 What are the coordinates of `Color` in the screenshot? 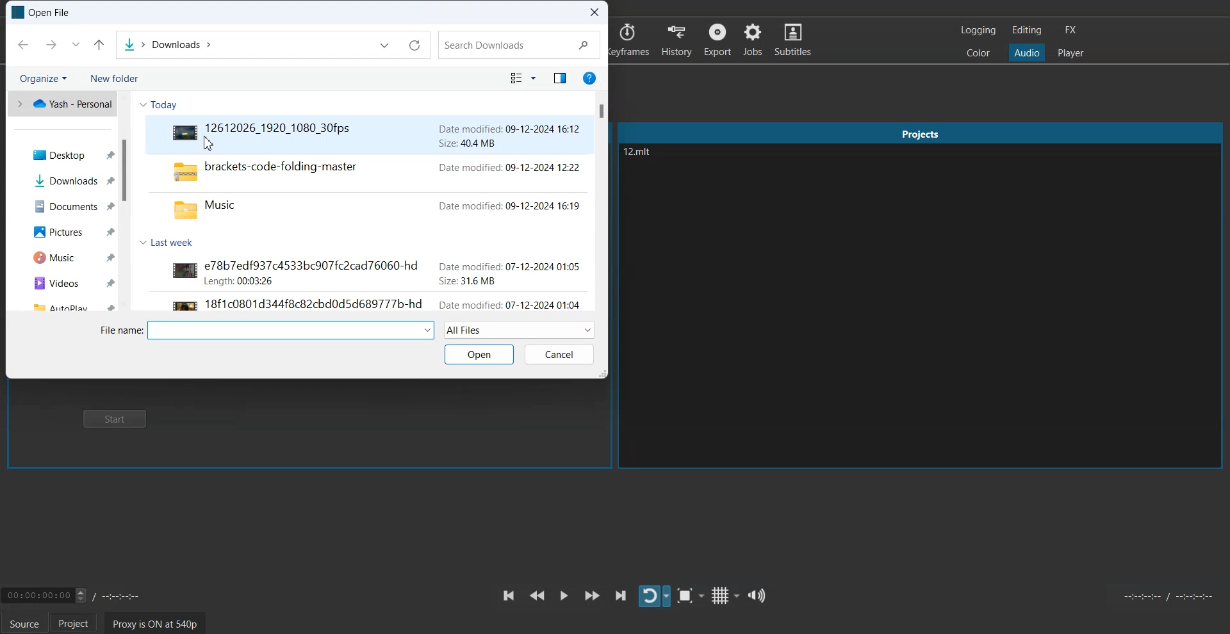 It's located at (978, 52).